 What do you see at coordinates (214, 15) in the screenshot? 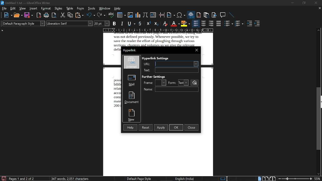
I see `insert bibliography` at bounding box center [214, 15].